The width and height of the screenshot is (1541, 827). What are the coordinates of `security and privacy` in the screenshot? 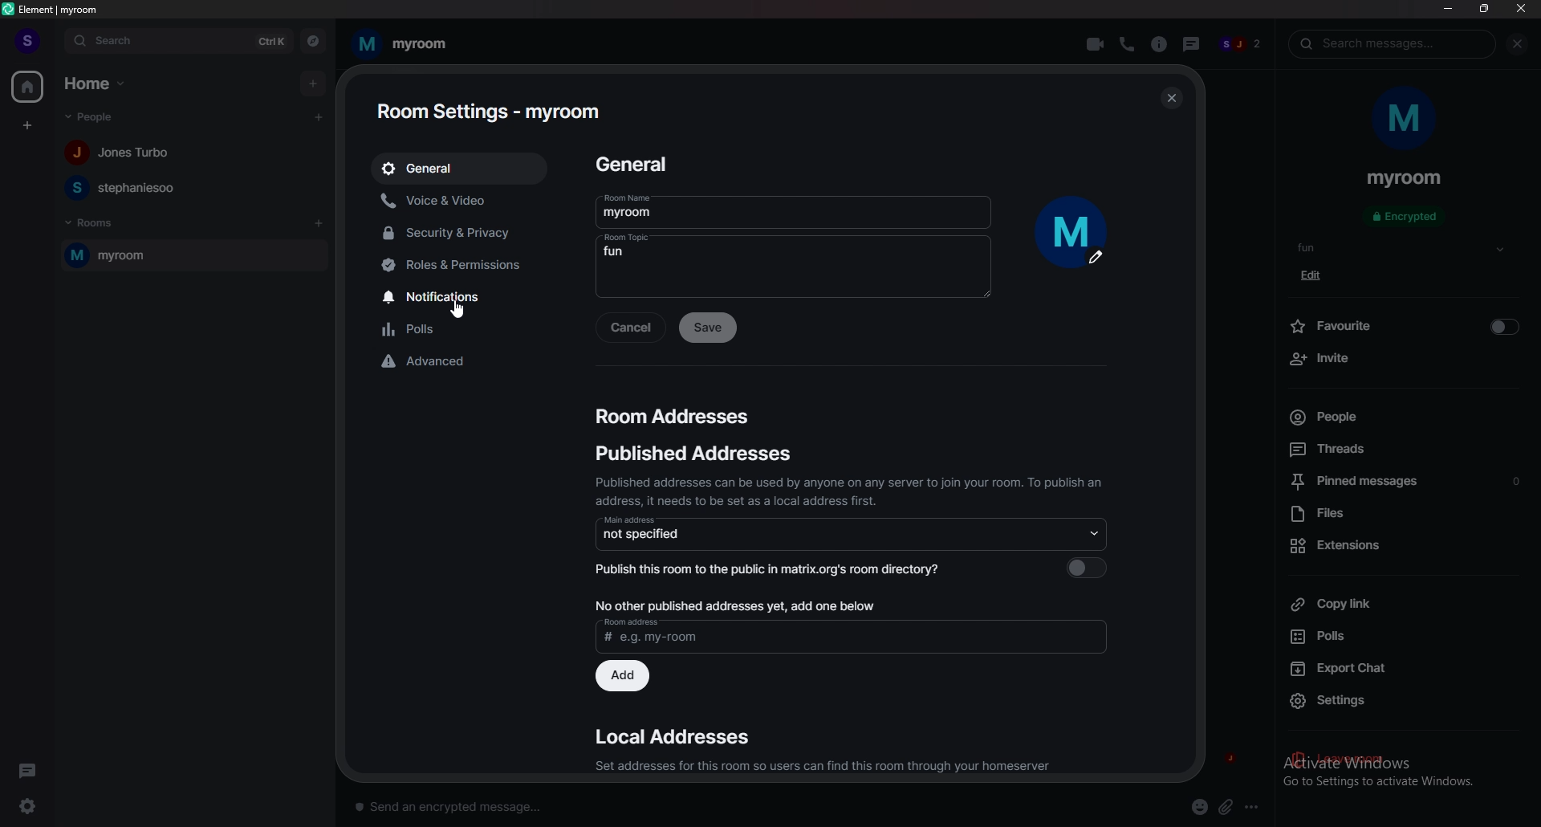 It's located at (462, 232).